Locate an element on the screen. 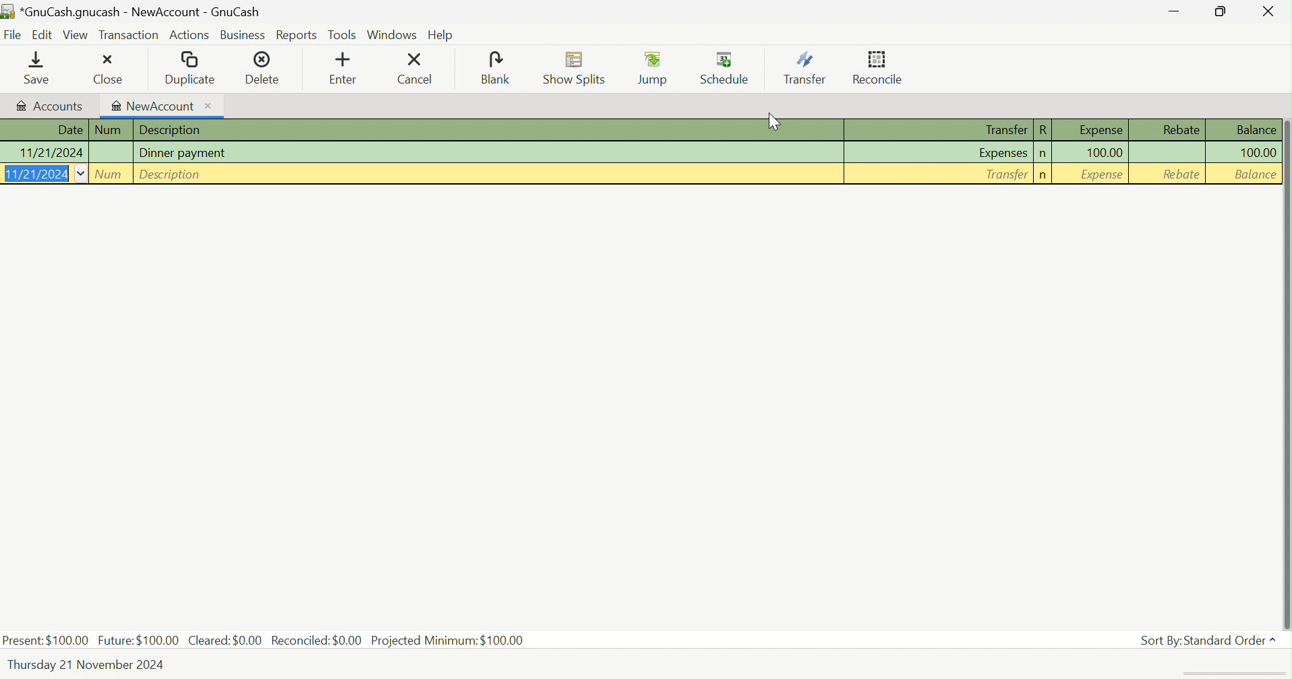  Schedule is located at coordinates (726, 66).